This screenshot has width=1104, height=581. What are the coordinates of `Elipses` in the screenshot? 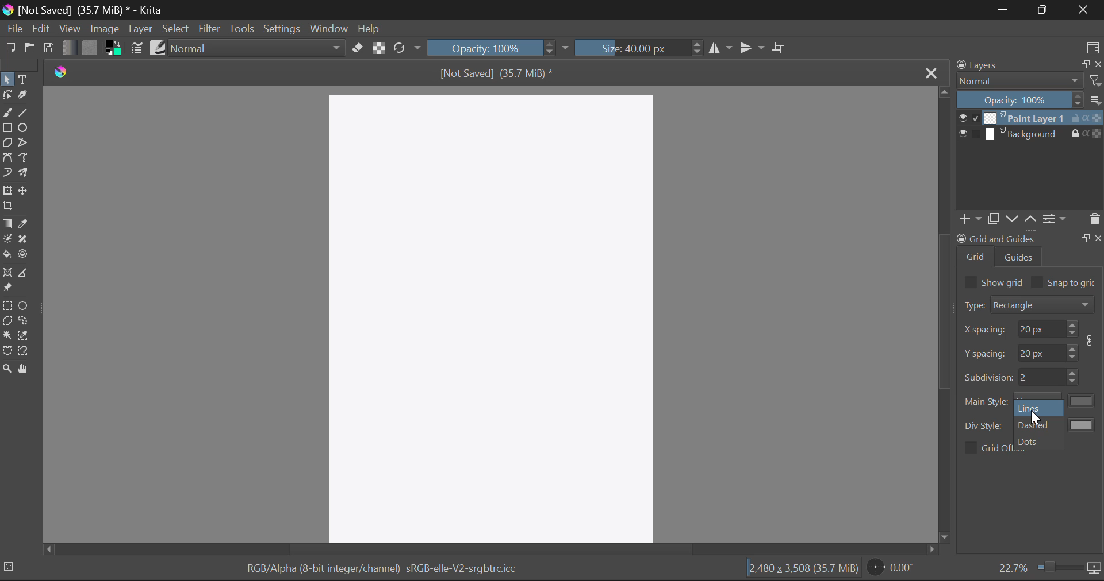 It's located at (24, 127).